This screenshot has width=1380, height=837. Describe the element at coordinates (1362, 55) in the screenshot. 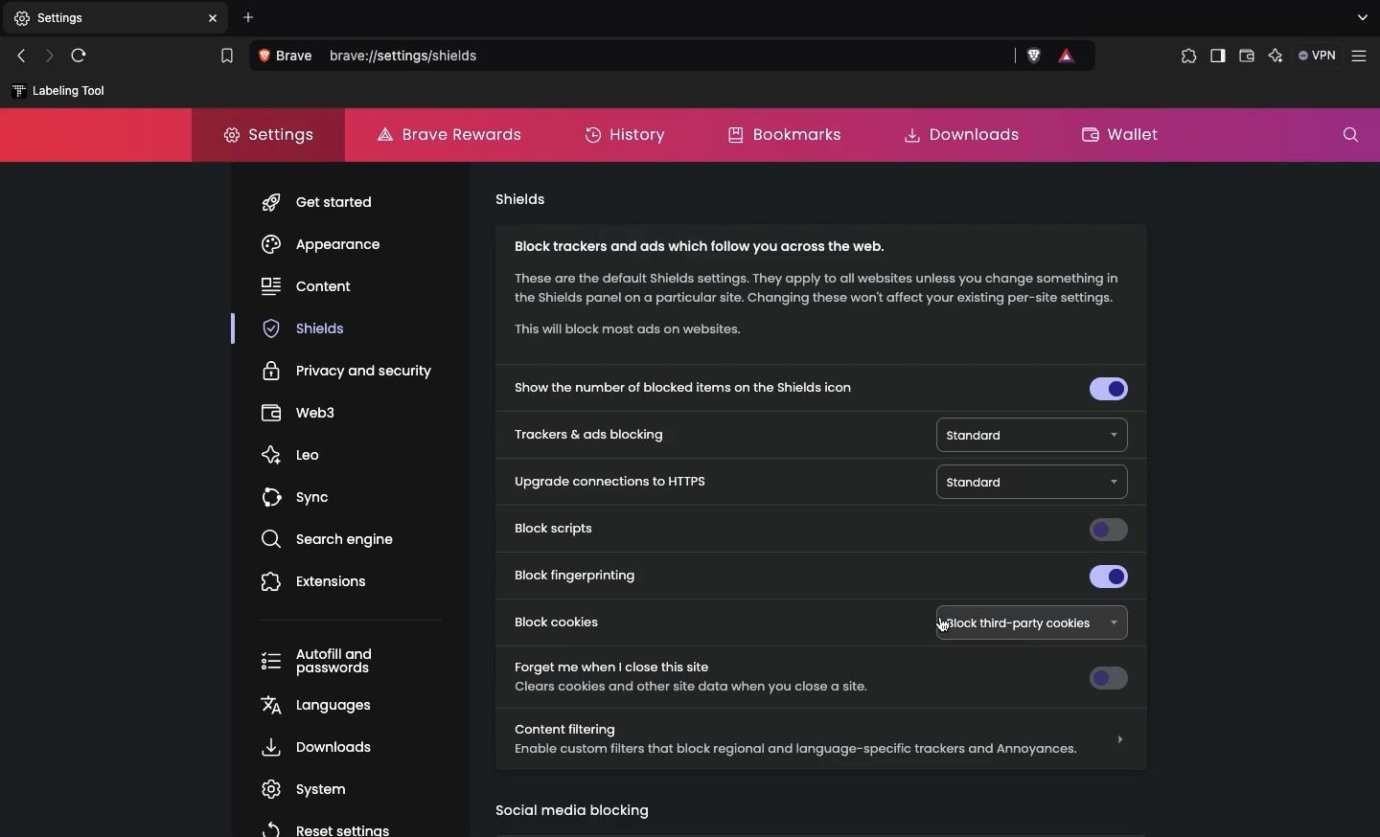

I see `customize and control brave` at that location.